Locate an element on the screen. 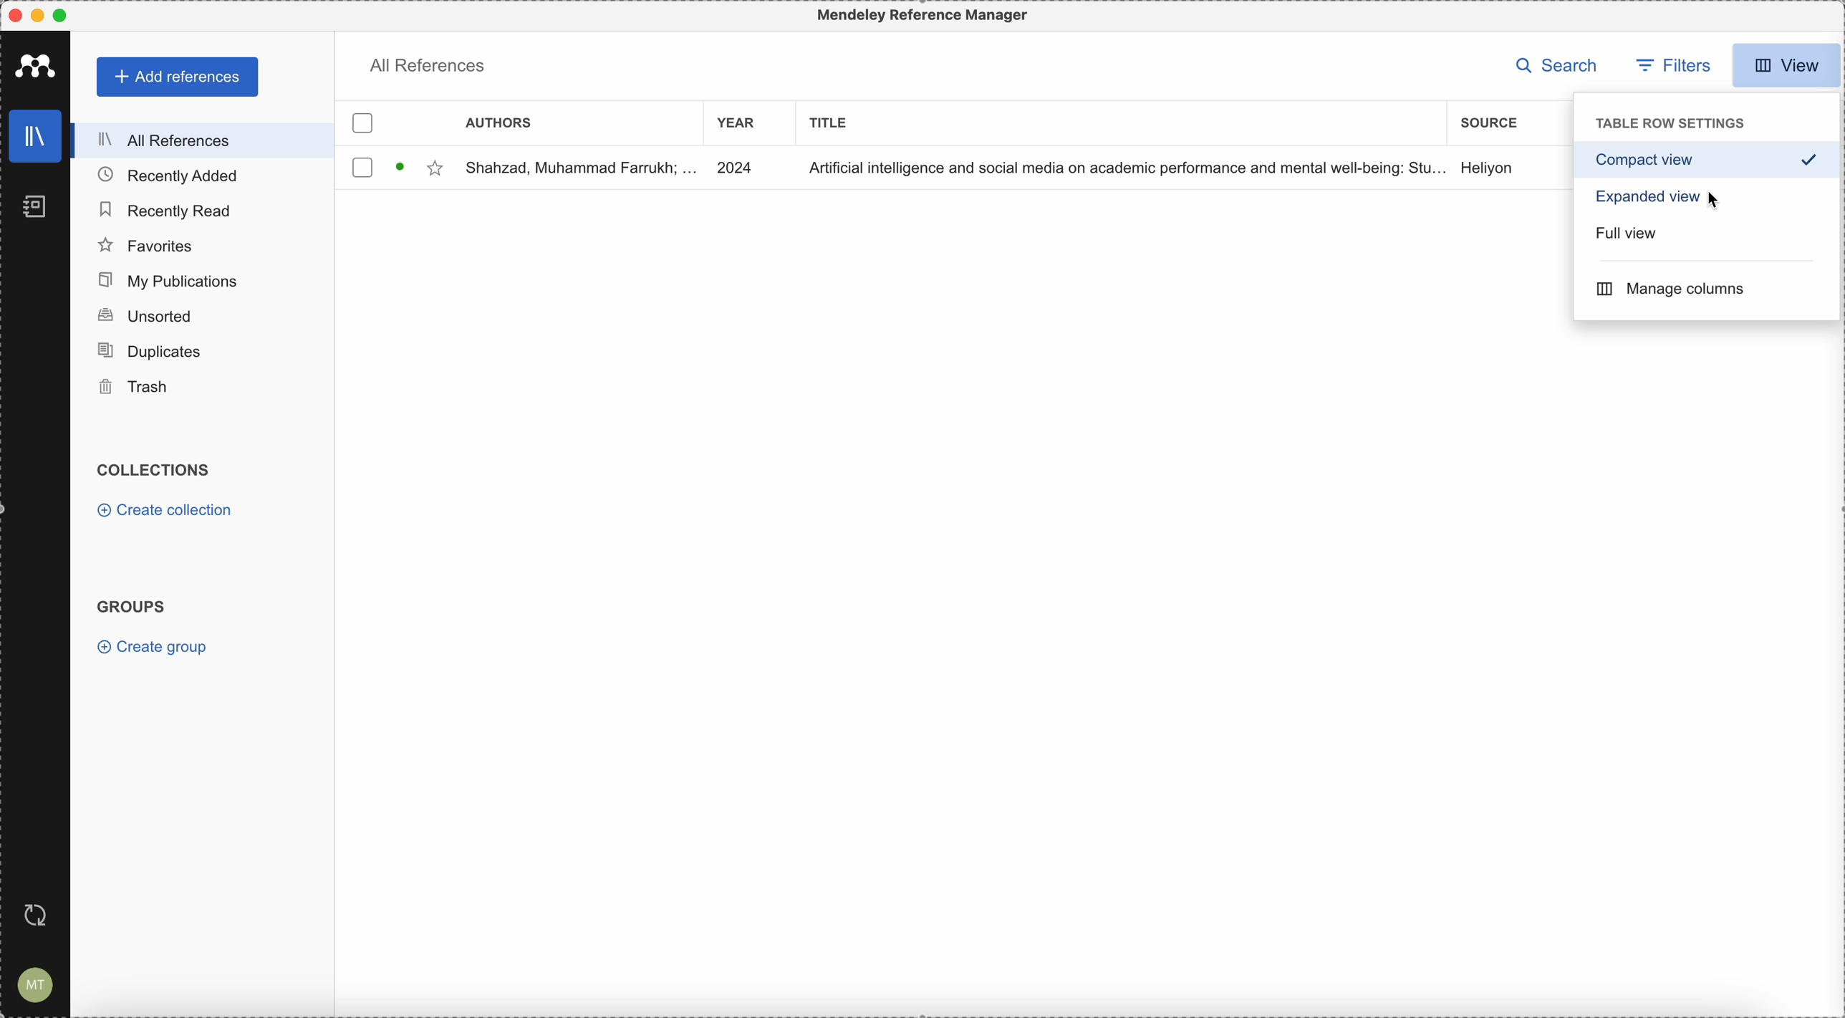  last sync is located at coordinates (42, 916).